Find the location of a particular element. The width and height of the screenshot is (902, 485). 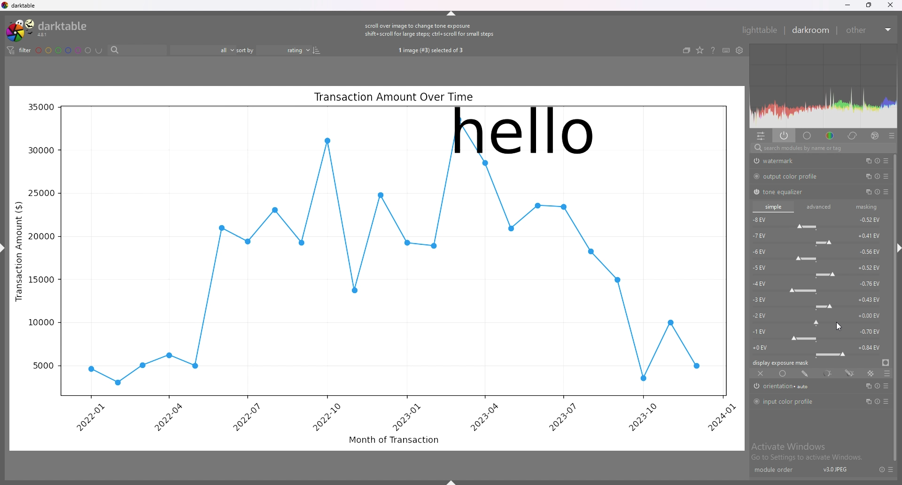

2023-07 is located at coordinates (561, 416).